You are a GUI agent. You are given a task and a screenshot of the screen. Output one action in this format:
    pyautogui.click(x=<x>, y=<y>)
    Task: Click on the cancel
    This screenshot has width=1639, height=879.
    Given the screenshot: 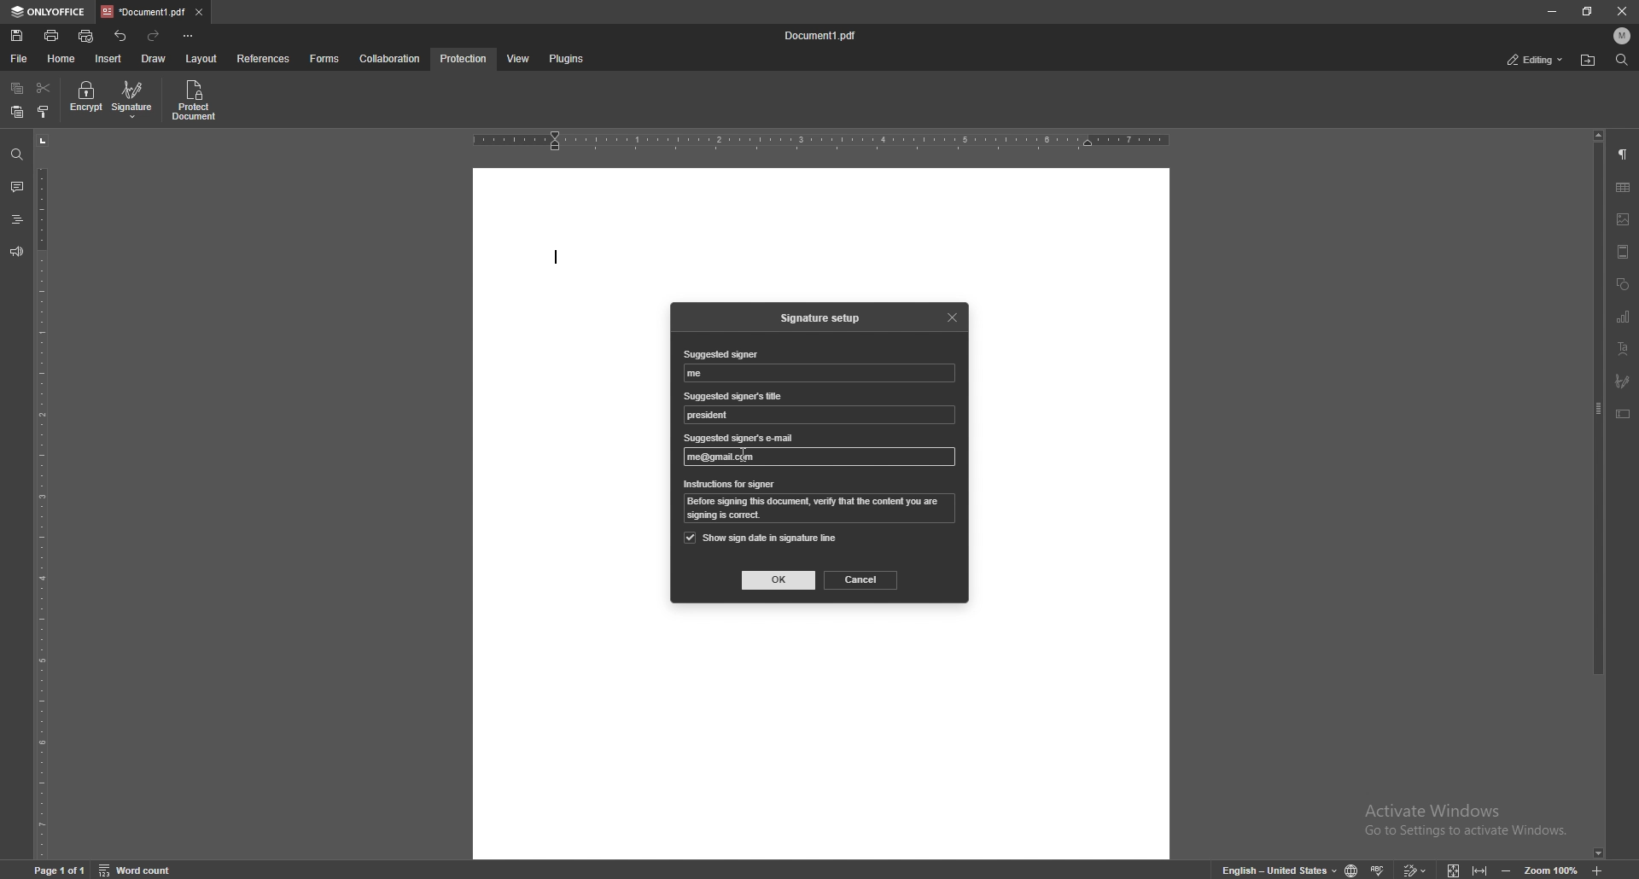 What is the action you would take?
    pyautogui.click(x=861, y=579)
    